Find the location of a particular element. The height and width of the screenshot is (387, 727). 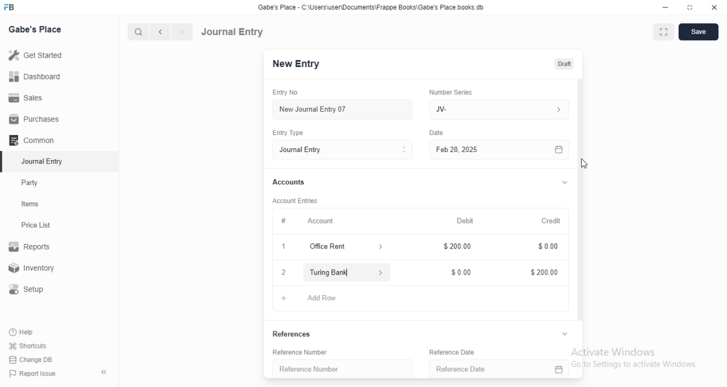

Dashboard is located at coordinates (34, 77).